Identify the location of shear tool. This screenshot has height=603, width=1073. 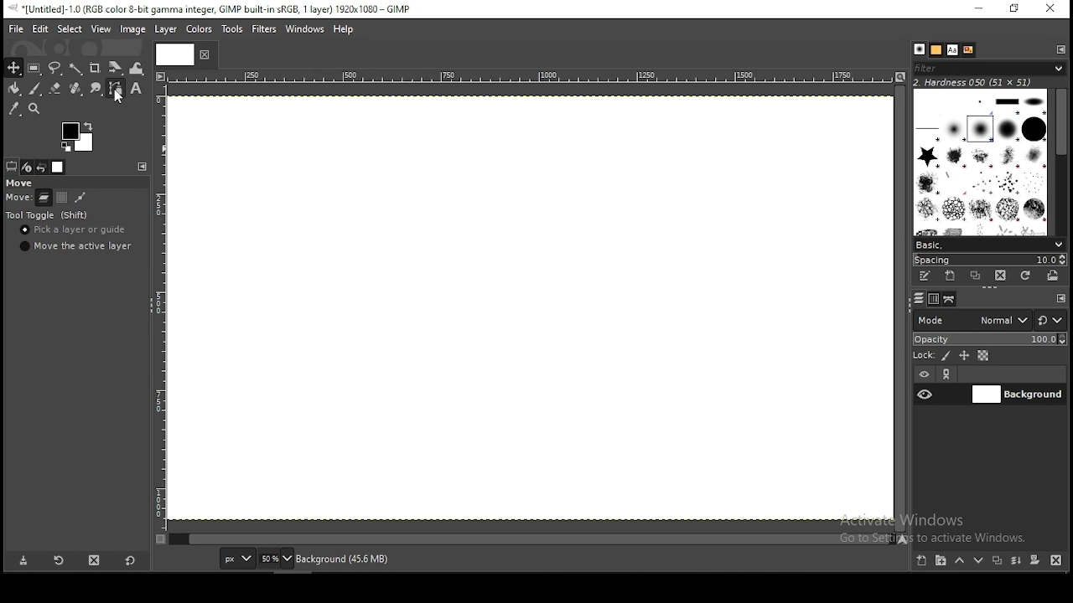
(116, 68).